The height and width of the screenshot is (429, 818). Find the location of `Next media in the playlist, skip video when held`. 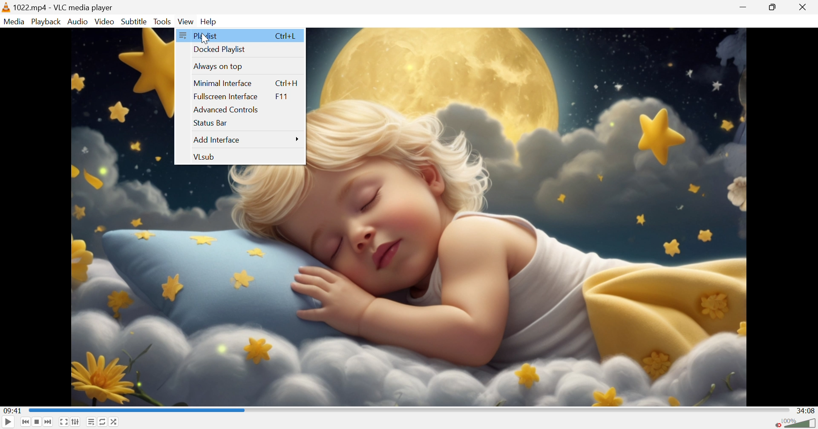

Next media in the playlist, skip video when held is located at coordinates (49, 422).